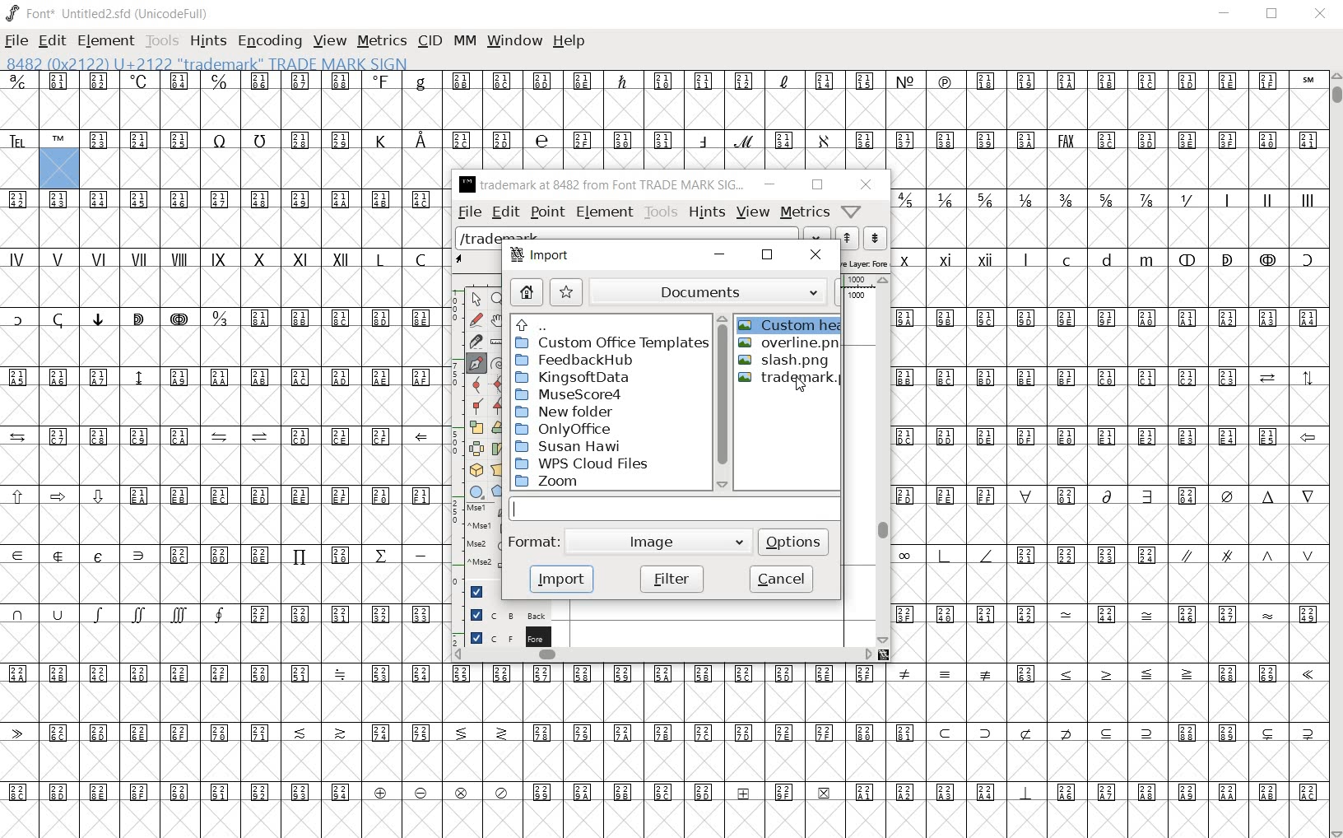  What do you see at coordinates (568, 324) in the screenshot?
I see `up directories` at bounding box center [568, 324].